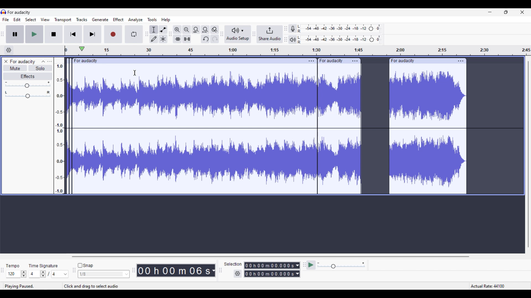  Describe the element at coordinates (311, 61) in the screenshot. I see `track options` at that location.